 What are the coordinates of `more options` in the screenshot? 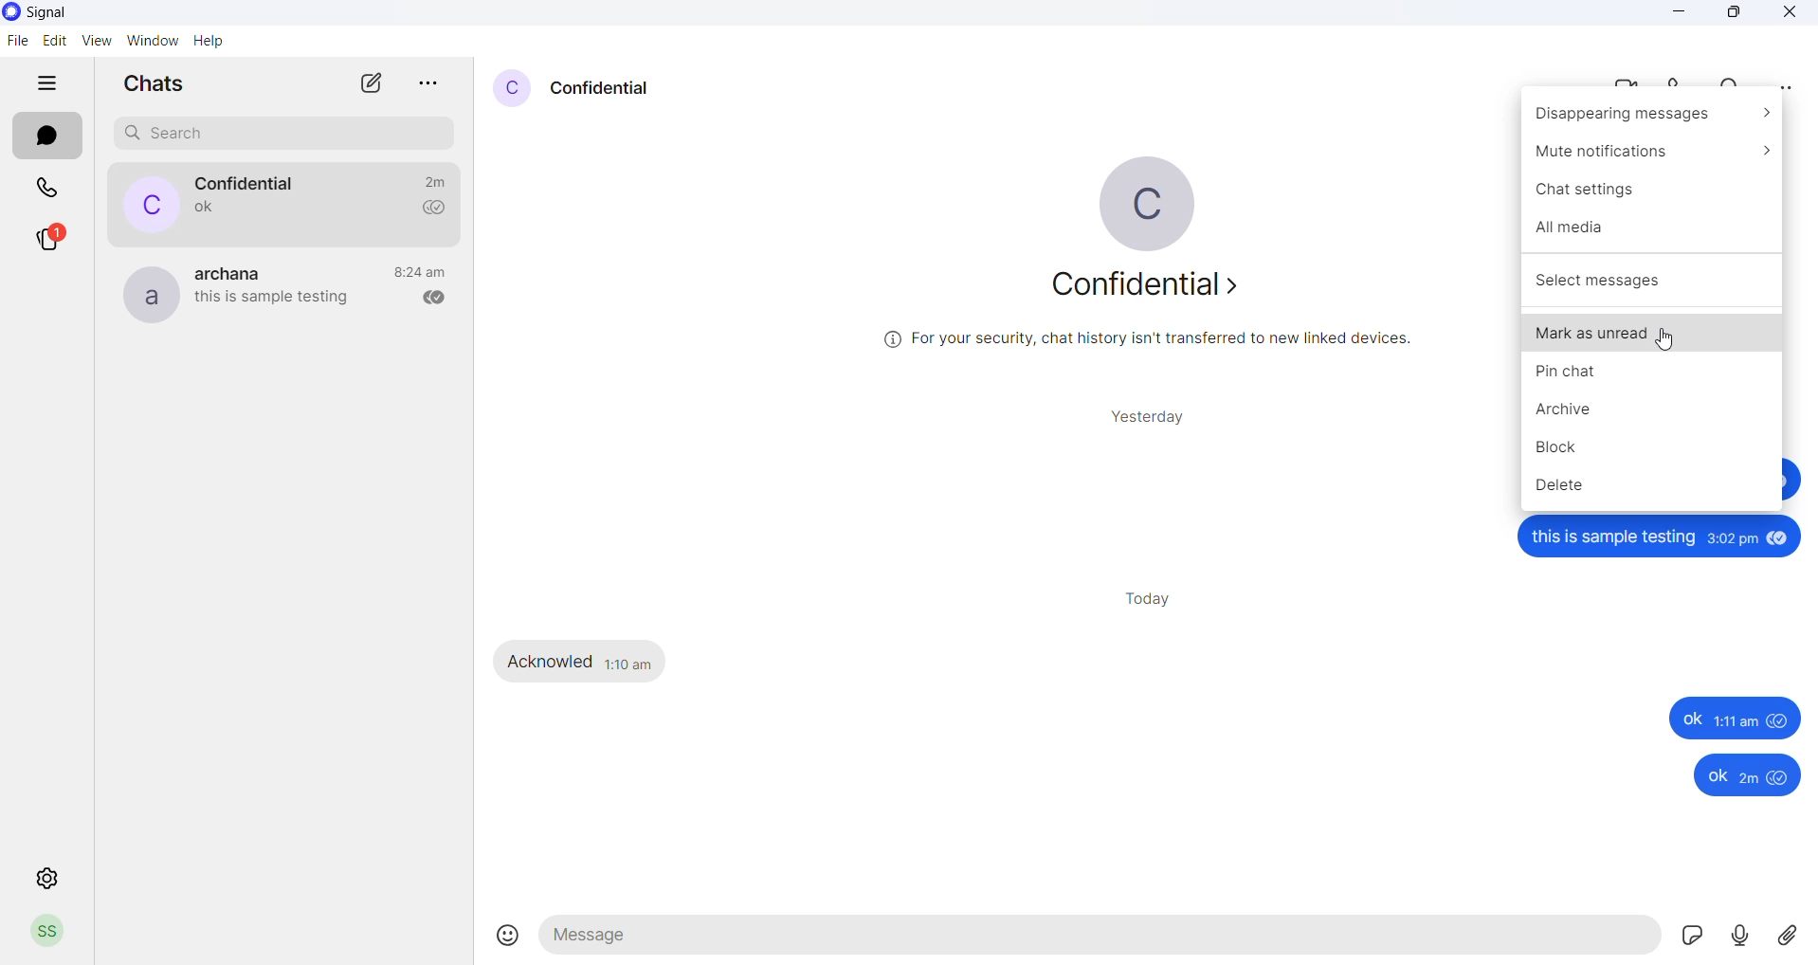 It's located at (421, 84).